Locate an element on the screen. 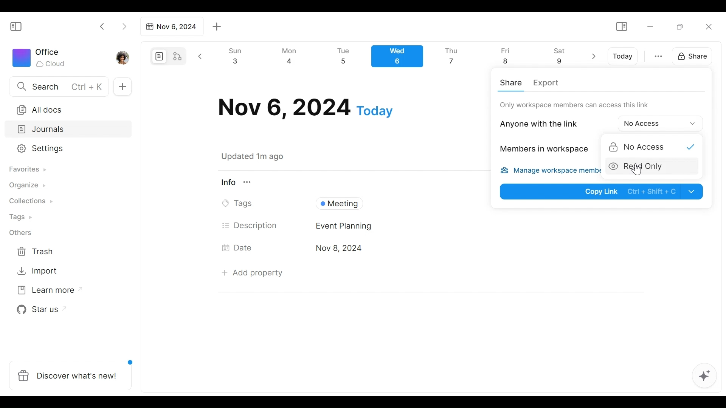 This screenshot has height=408, width=726. Add new  is located at coordinates (122, 87).